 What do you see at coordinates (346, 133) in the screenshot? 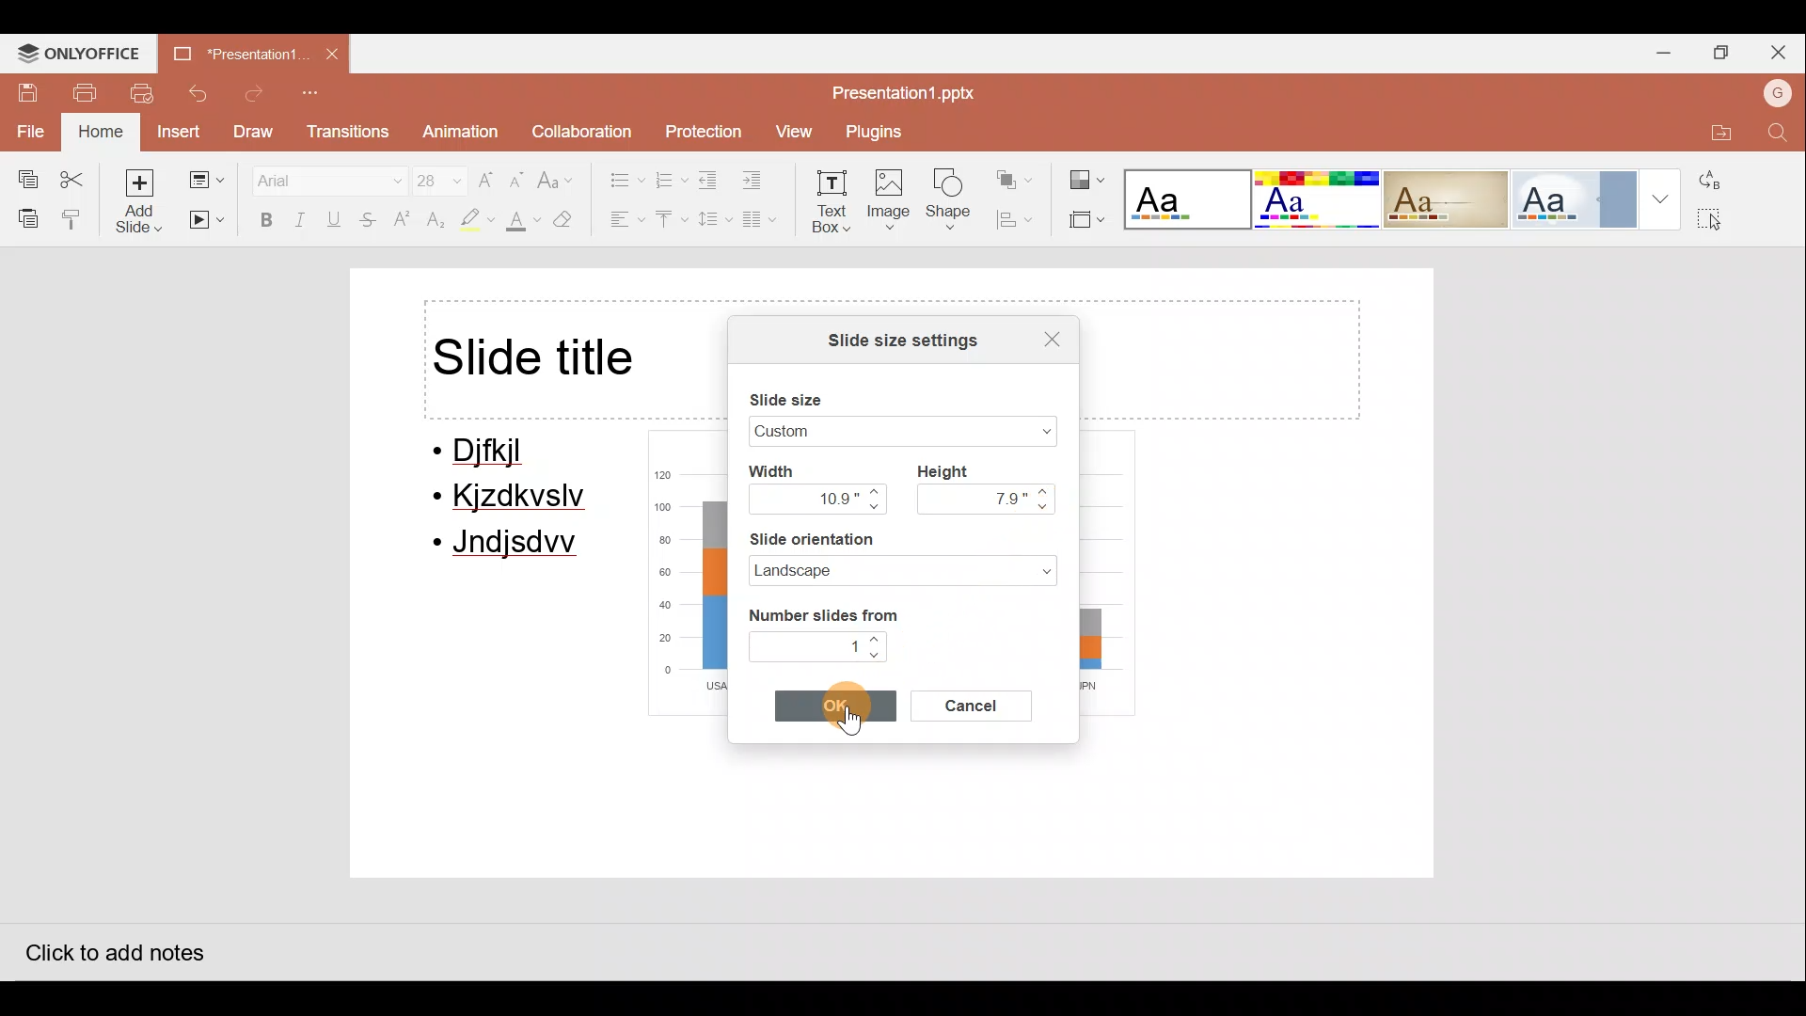
I see `Transitions` at bounding box center [346, 133].